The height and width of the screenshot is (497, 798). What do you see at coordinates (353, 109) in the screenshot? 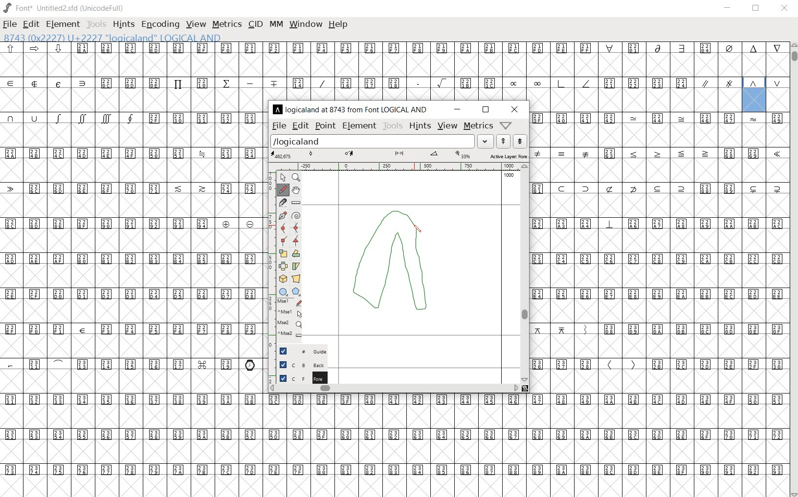
I see `logicaland at 8743 from LOGICAL AND` at bounding box center [353, 109].